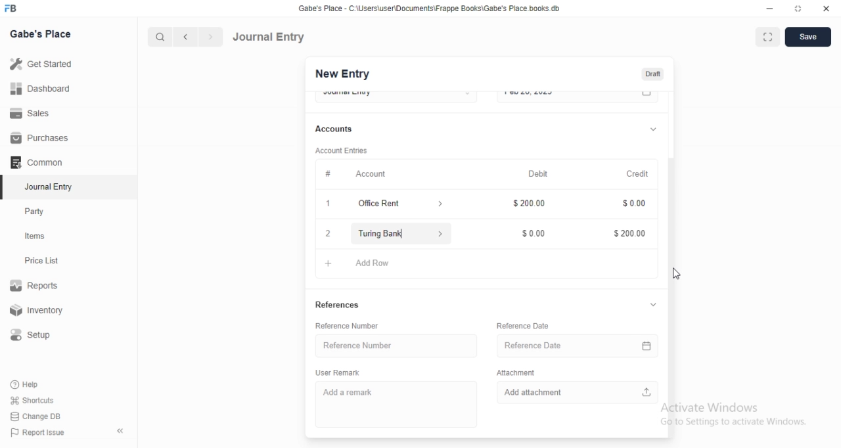 The image size is (841, 448). What do you see at coordinates (440, 8) in the screenshot?
I see `‘Gabe's Place - C\UsersiuserDocuments\Frappe Books\Gabe's Place books db` at bounding box center [440, 8].